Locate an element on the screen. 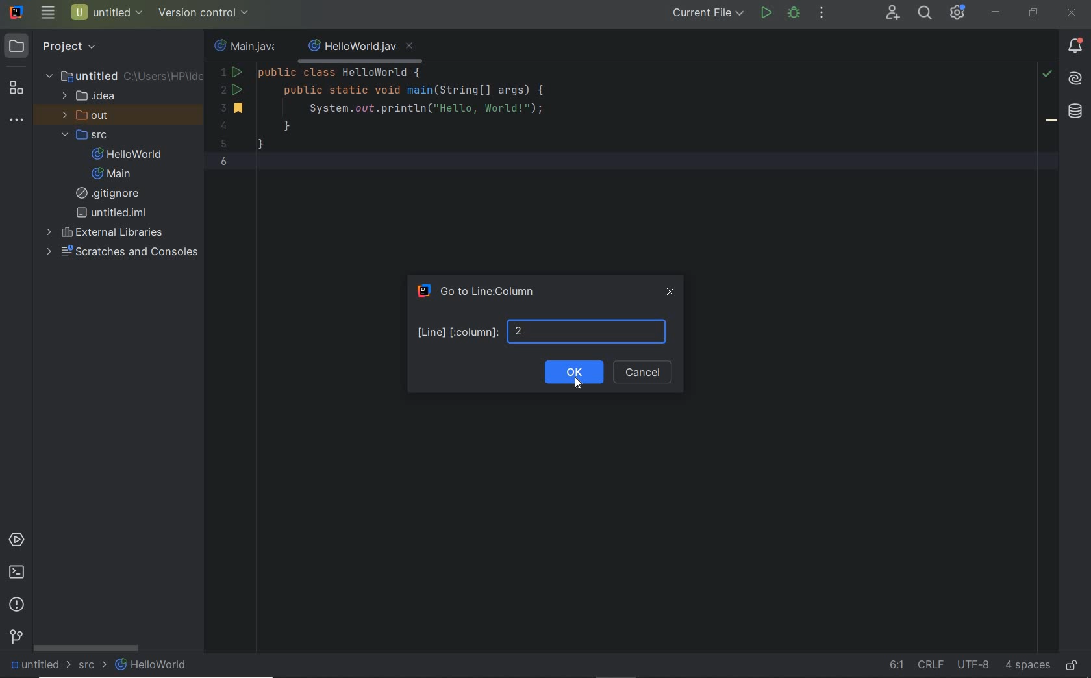  gitignore is located at coordinates (112, 194).